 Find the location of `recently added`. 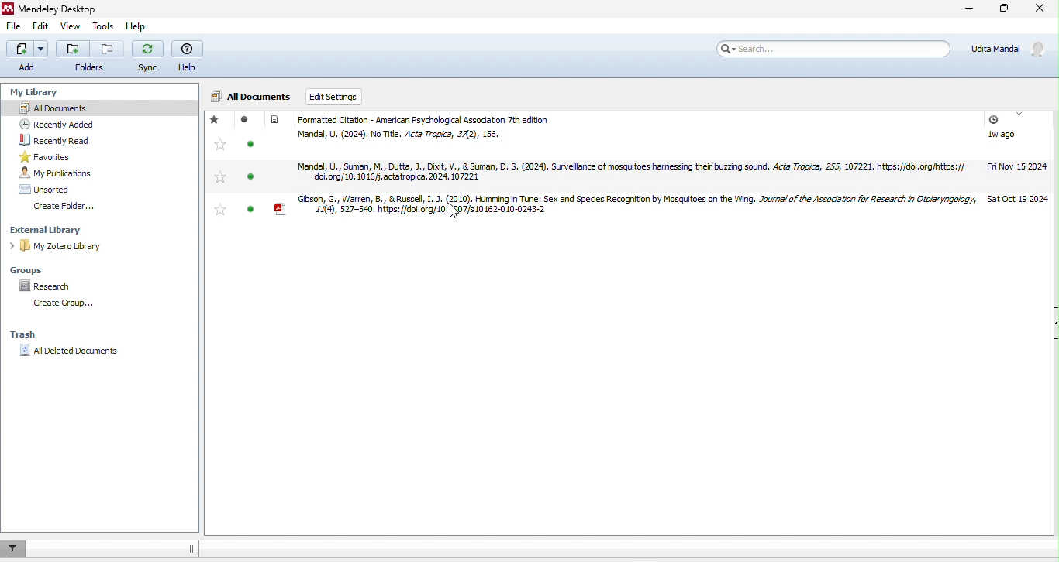

recently added is located at coordinates (67, 122).